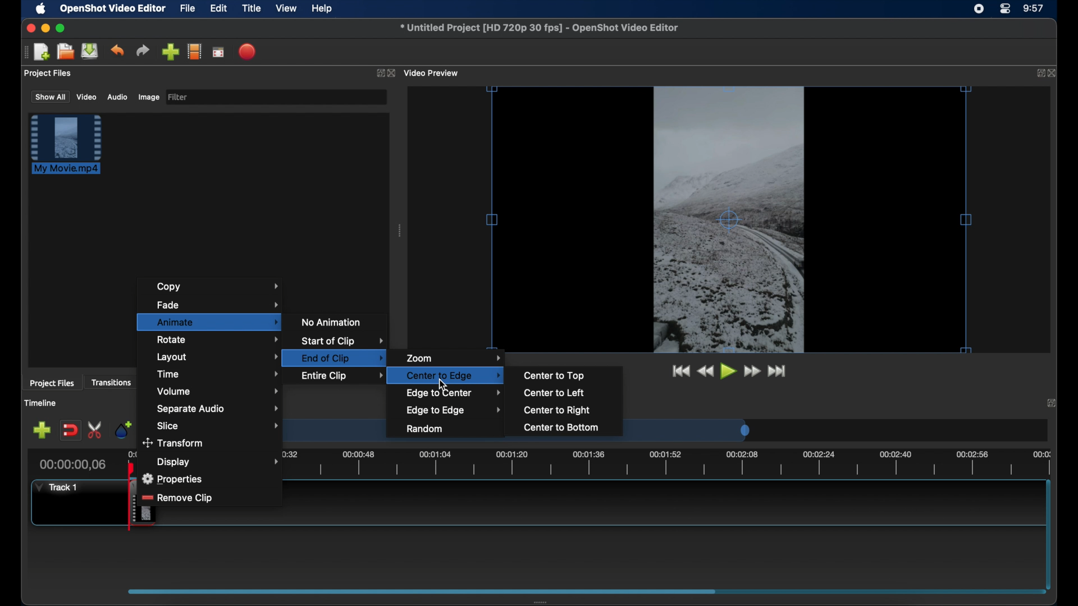 The image size is (1078, 606). What do you see at coordinates (194, 51) in the screenshot?
I see `explore profiles` at bounding box center [194, 51].